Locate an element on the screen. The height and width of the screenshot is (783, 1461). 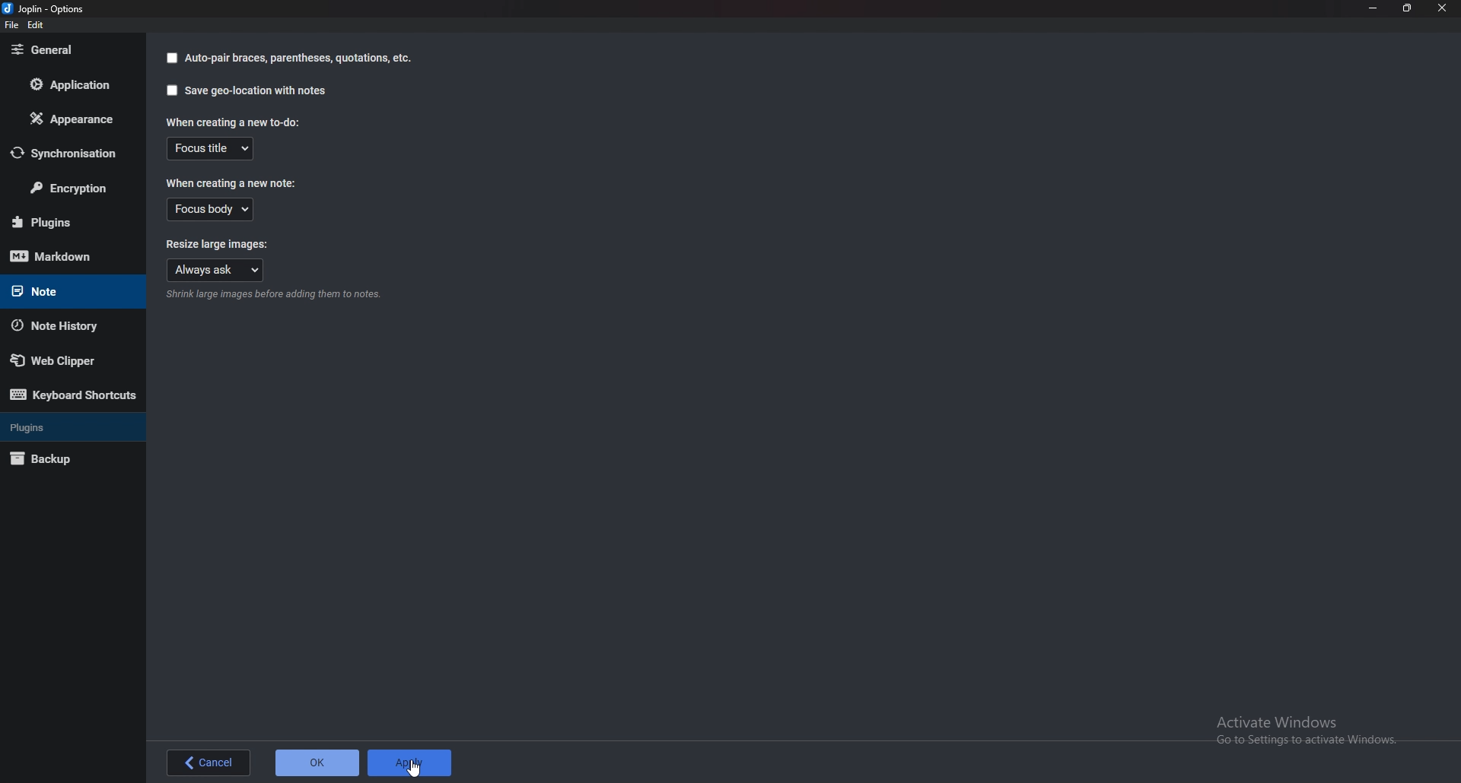
checkbox is located at coordinates (171, 90).